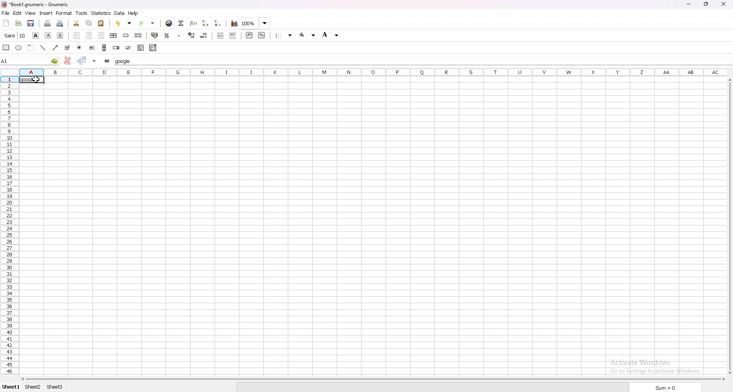 This screenshot has width=733, height=392. Describe the element at coordinates (89, 23) in the screenshot. I see `copy` at that location.